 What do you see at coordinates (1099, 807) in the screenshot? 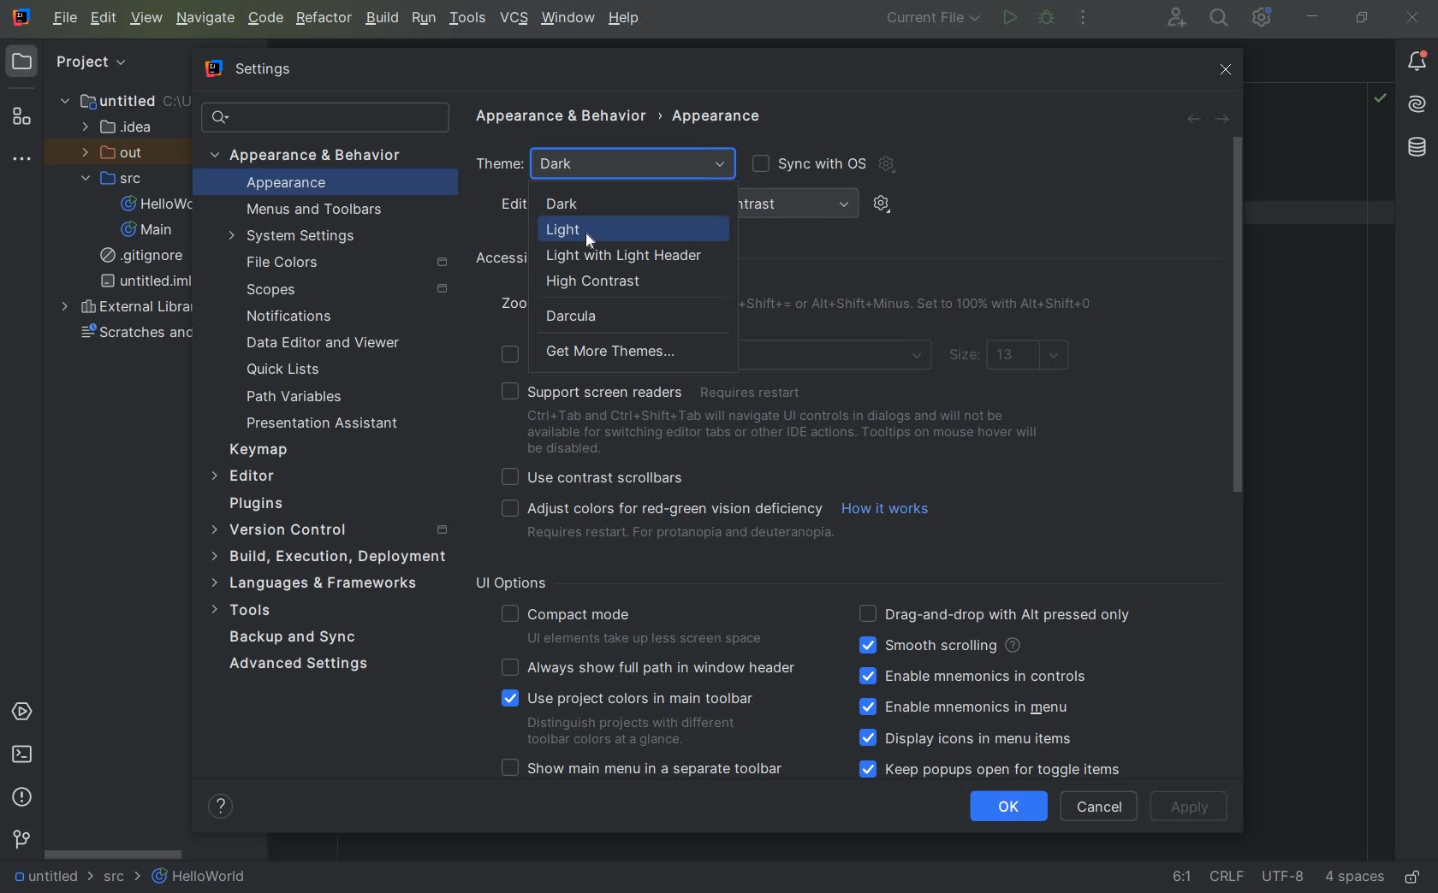
I see `cancel` at bounding box center [1099, 807].